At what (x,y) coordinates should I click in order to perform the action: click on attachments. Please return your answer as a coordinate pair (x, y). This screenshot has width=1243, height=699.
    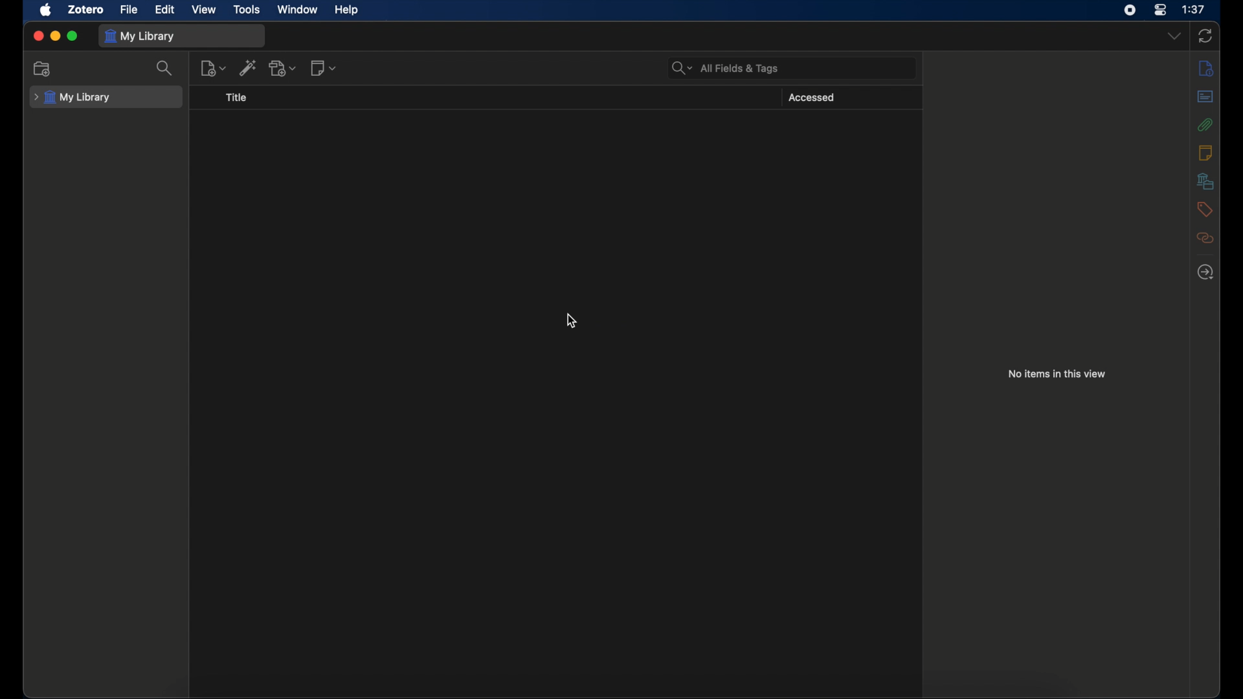
    Looking at the image, I should click on (1205, 125).